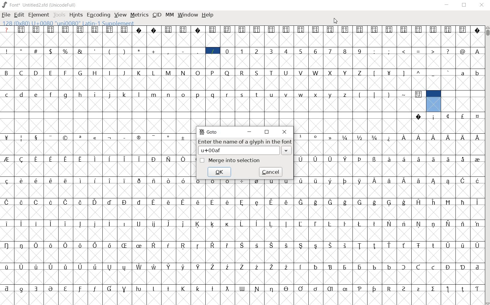  I want to click on 5, so click(302, 51).